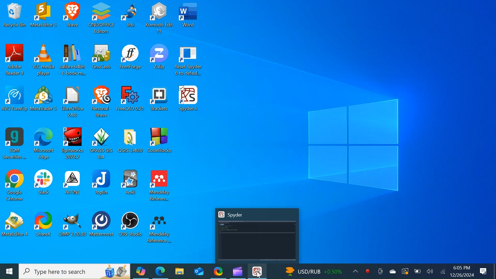 The width and height of the screenshot is (496, 279). What do you see at coordinates (73, 102) in the screenshot?
I see `File` at bounding box center [73, 102].